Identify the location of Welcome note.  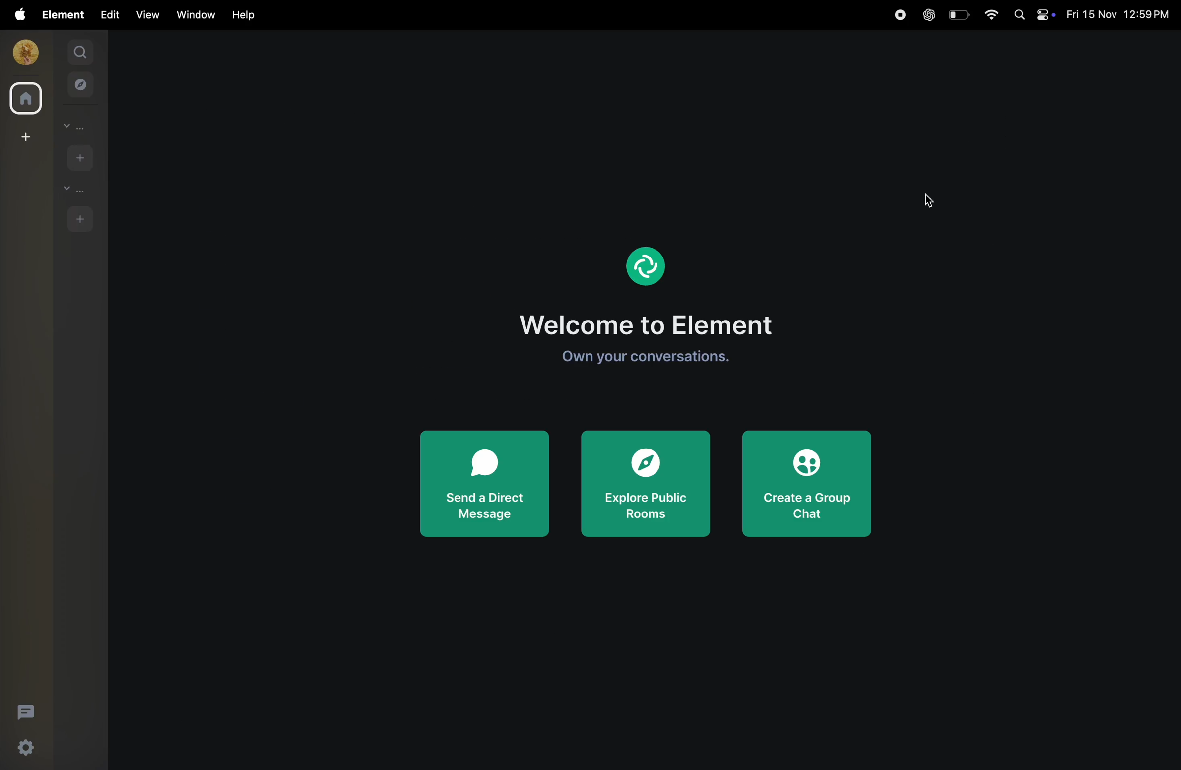
(654, 329).